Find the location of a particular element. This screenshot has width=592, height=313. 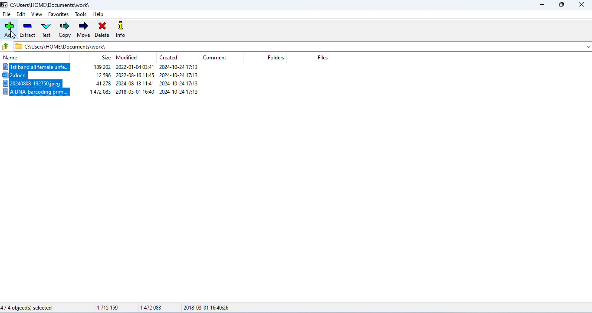

extract is located at coordinates (27, 30).